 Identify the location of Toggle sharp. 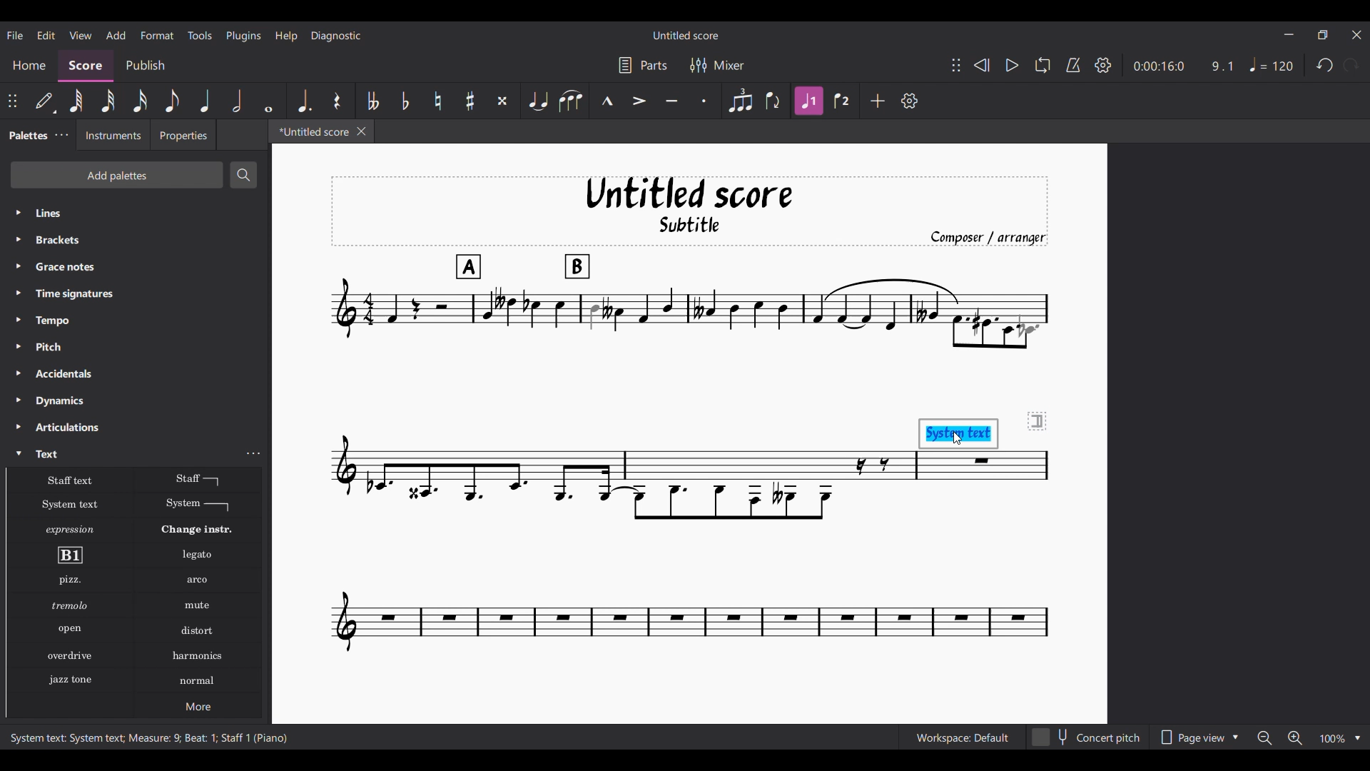
(470, 101).